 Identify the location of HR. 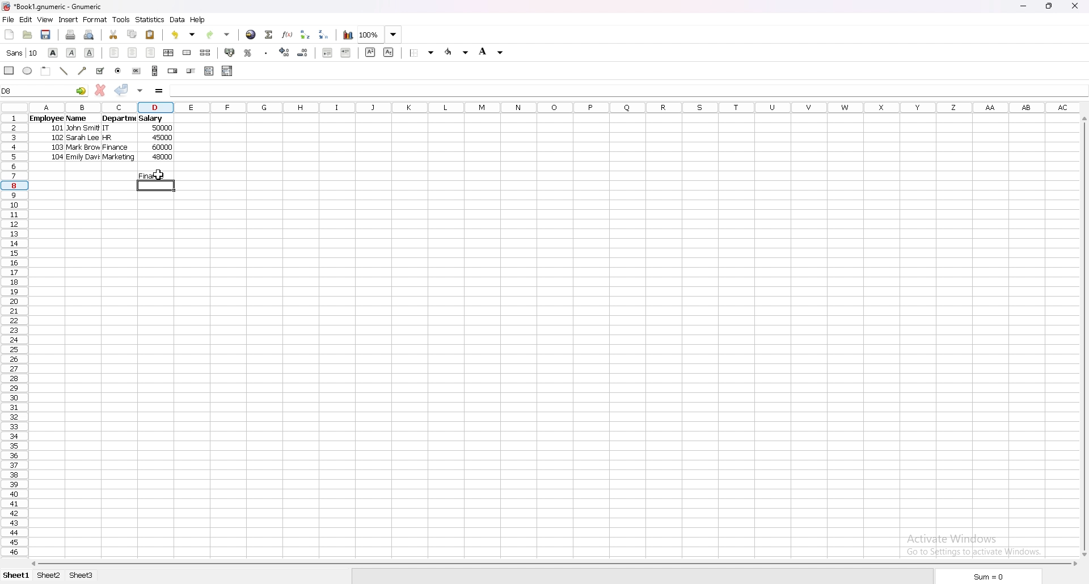
(115, 139).